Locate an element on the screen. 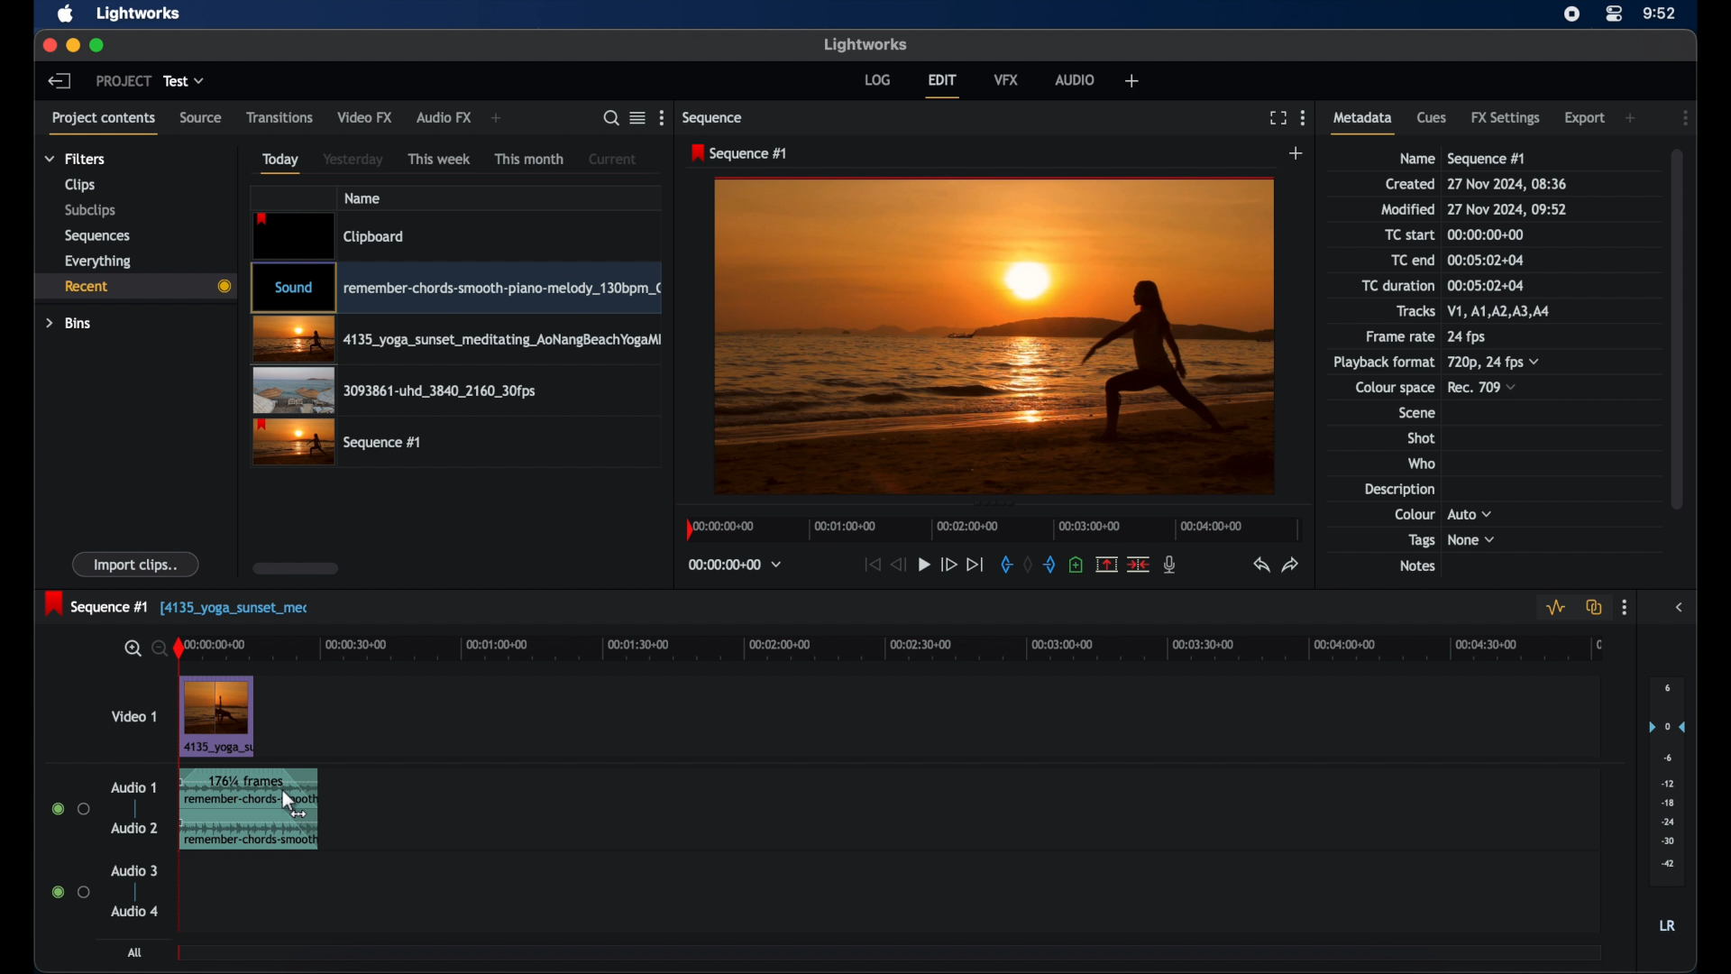 This screenshot has height=974, width=1731. transitions is located at coordinates (279, 116).